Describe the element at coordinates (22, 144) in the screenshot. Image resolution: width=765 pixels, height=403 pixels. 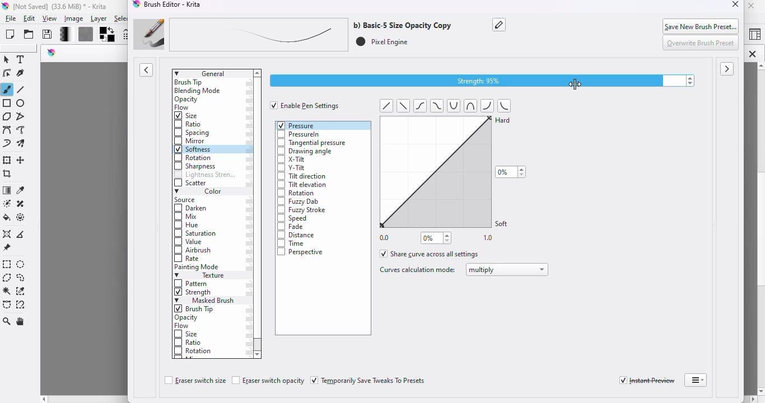
I see `multibrush tool` at that location.